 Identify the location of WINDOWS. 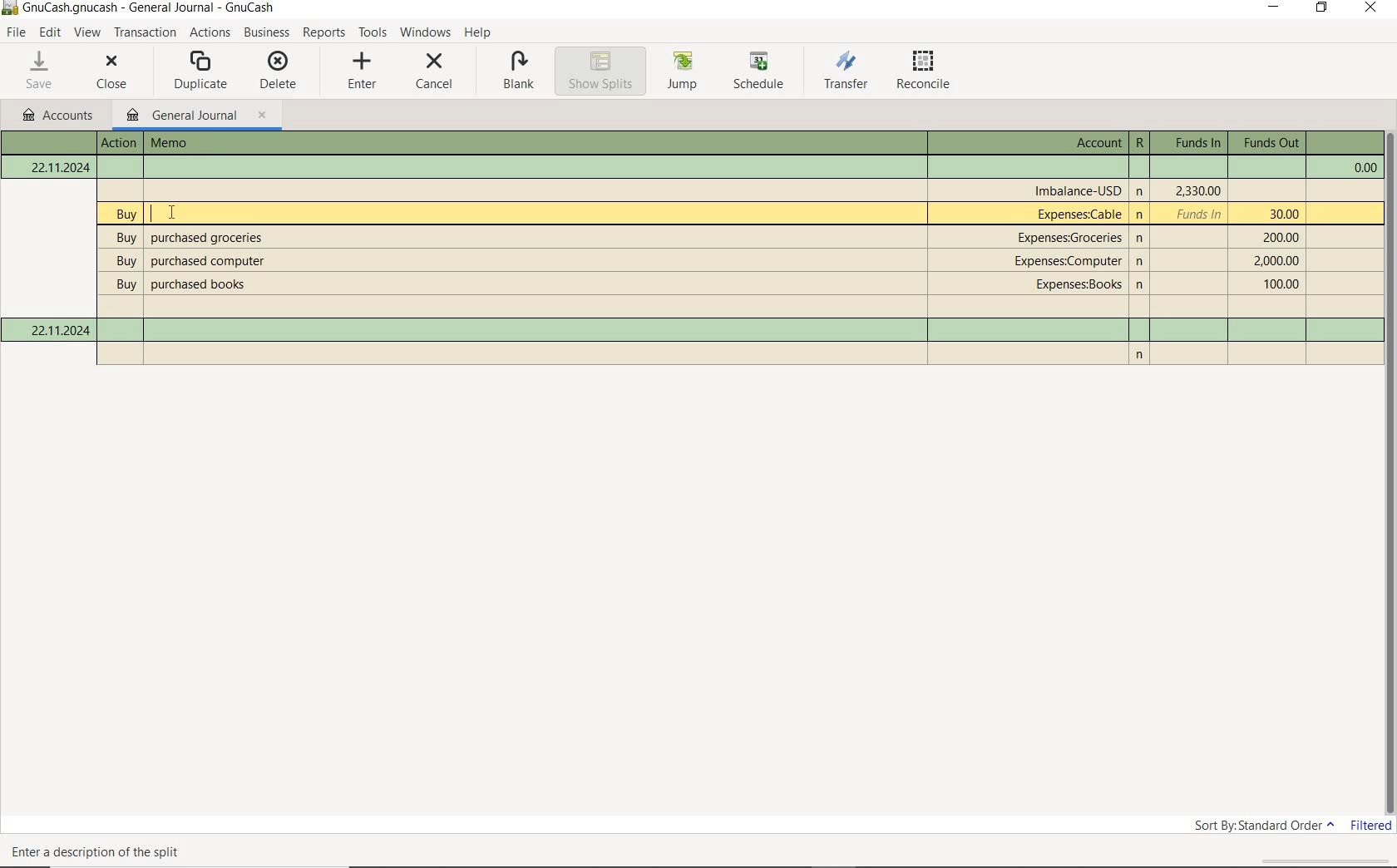
(426, 32).